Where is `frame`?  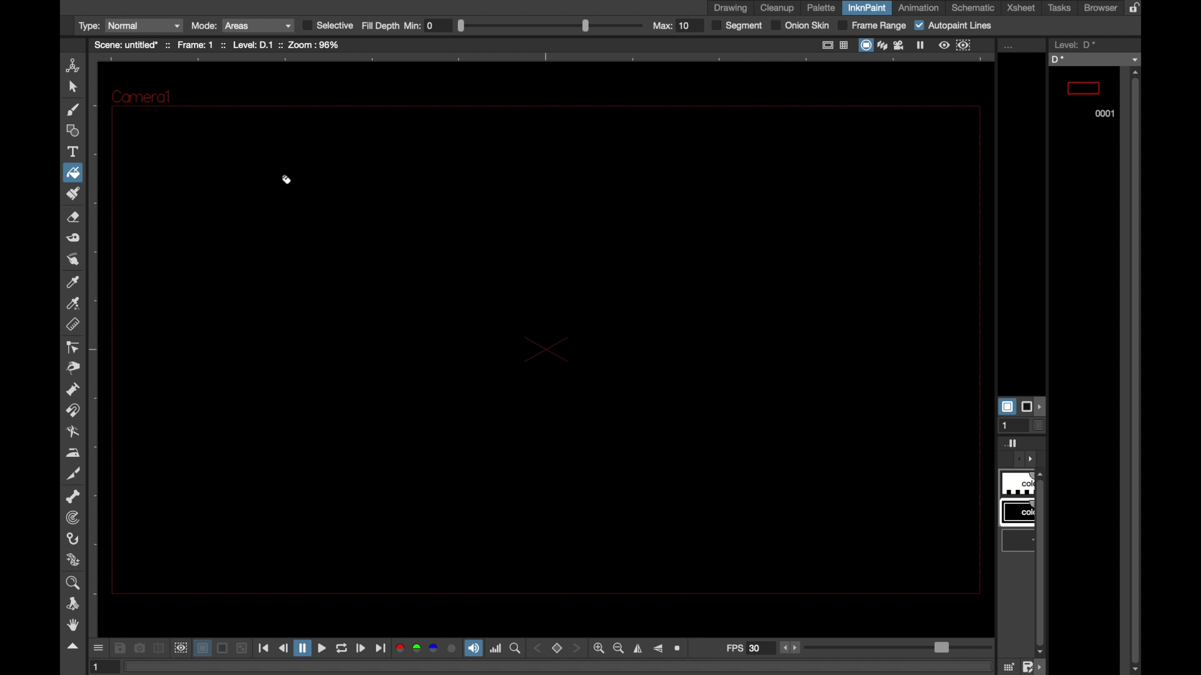 frame is located at coordinates (965, 45).